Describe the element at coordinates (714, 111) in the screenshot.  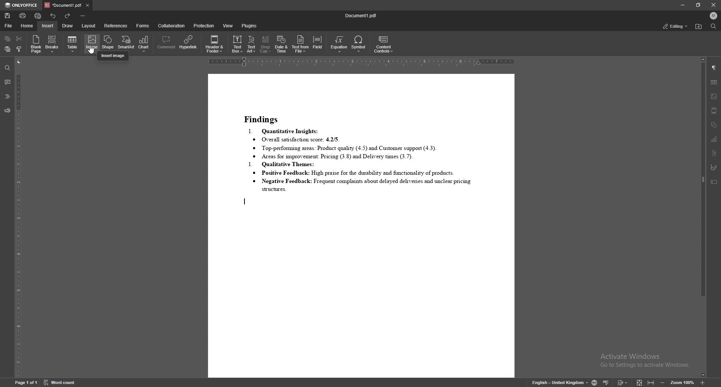
I see `header and footer` at that location.